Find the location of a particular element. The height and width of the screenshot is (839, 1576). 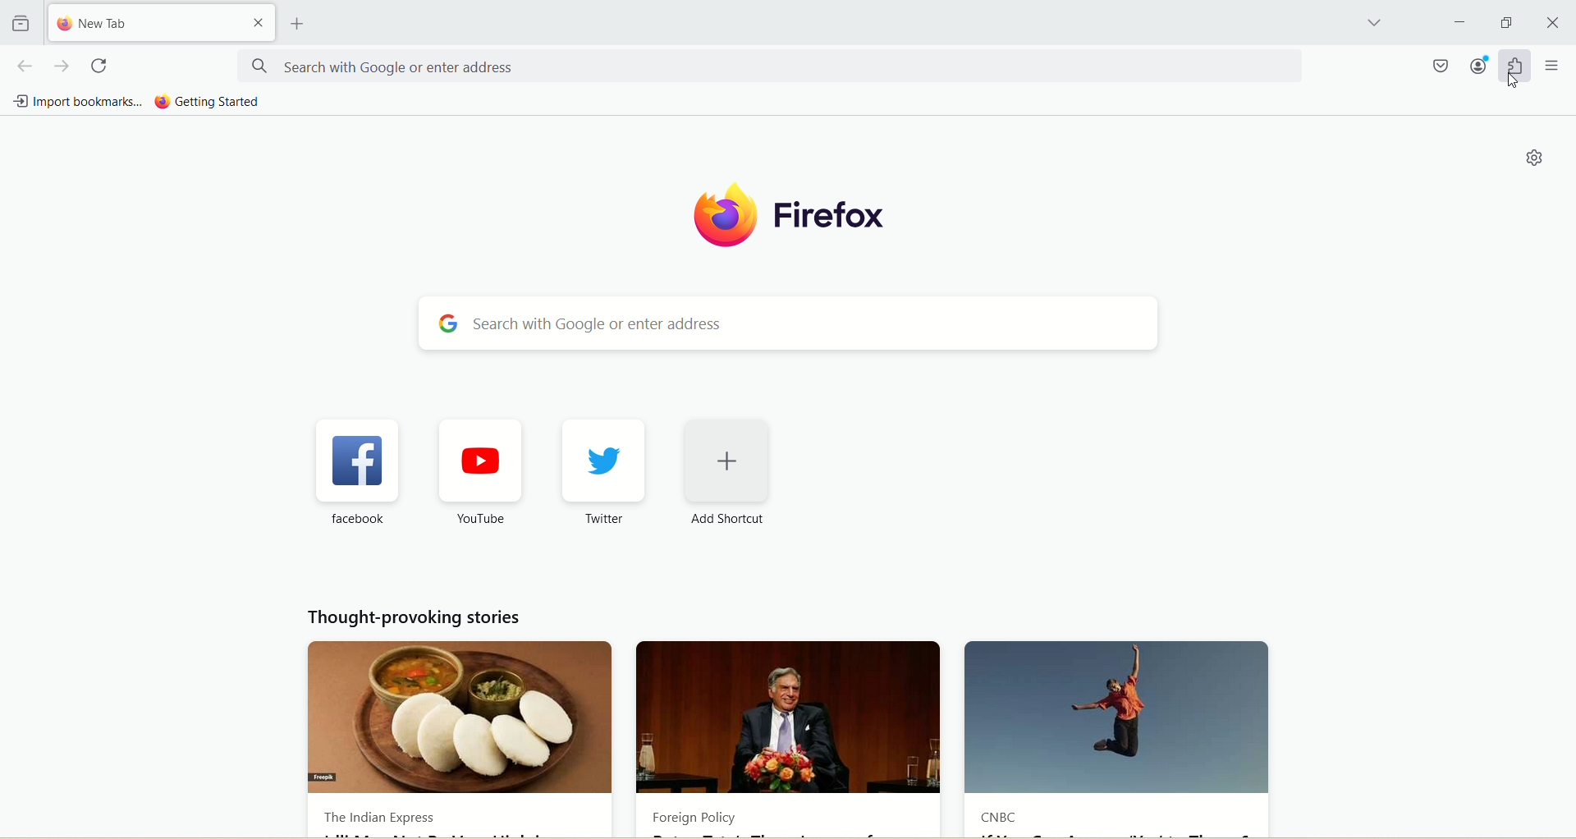

Close is located at coordinates (259, 22).